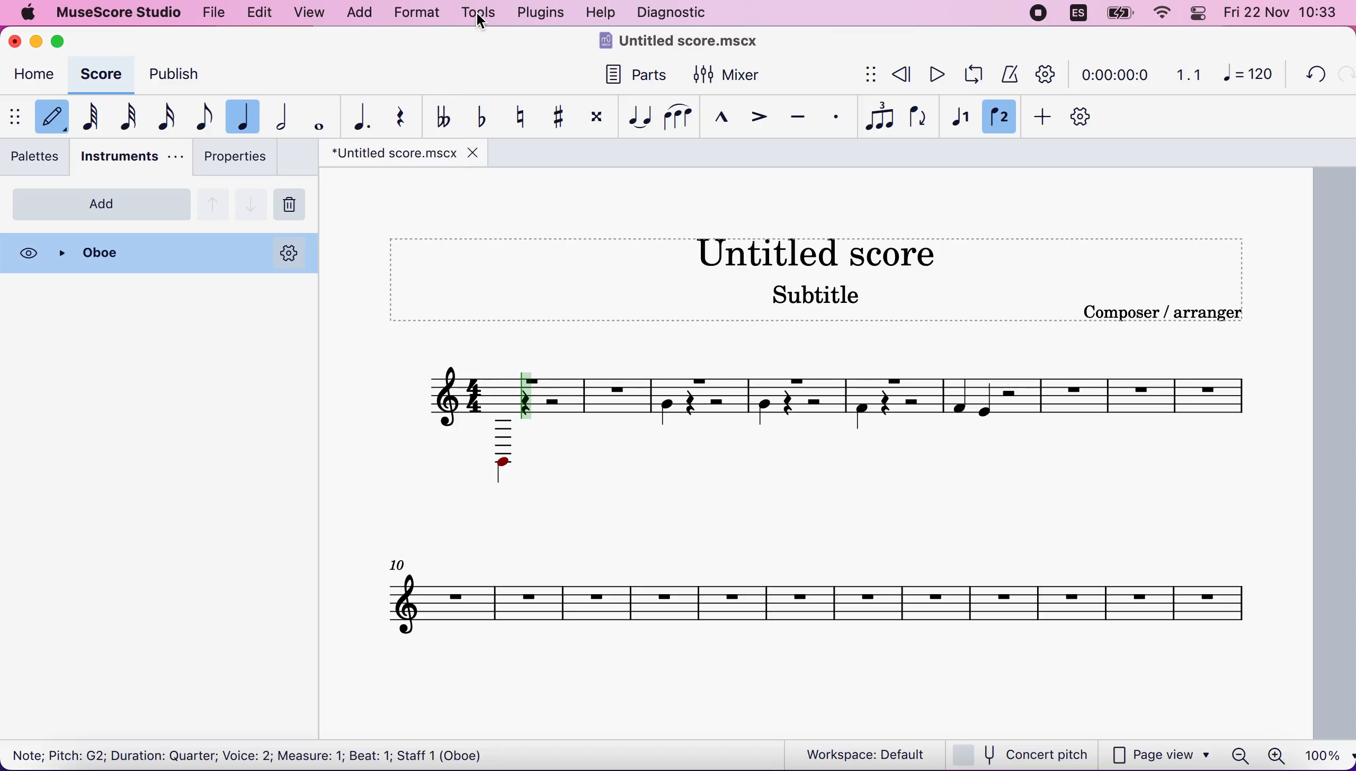 The width and height of the screenshot is (1356, 771). I want to click on 32nd note, so click(135, 118).